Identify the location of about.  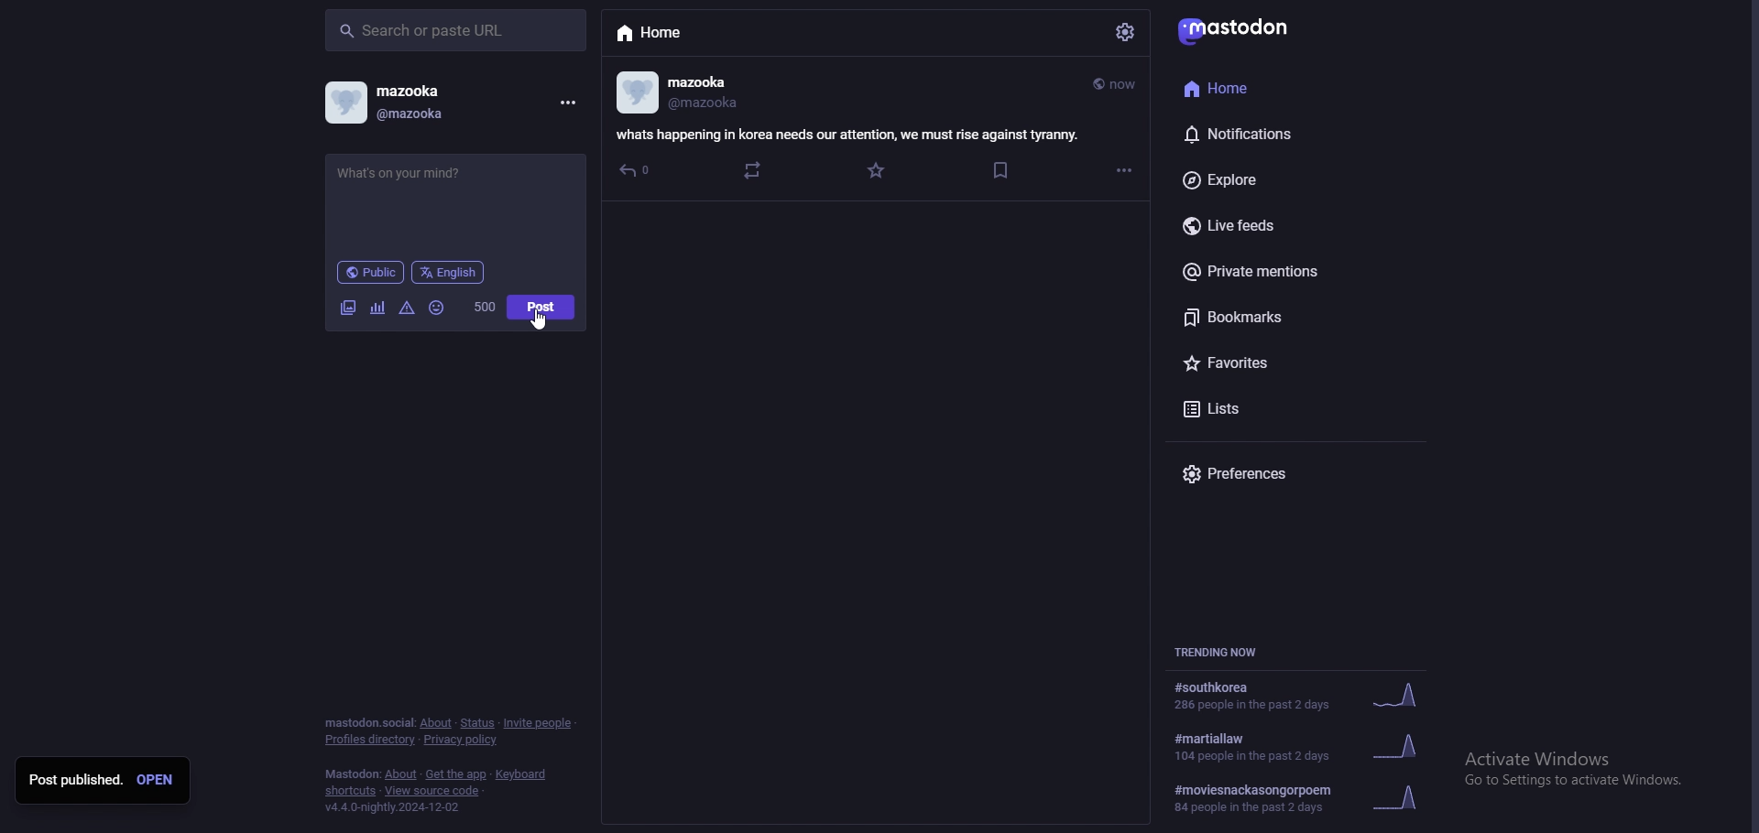
(437, 722).